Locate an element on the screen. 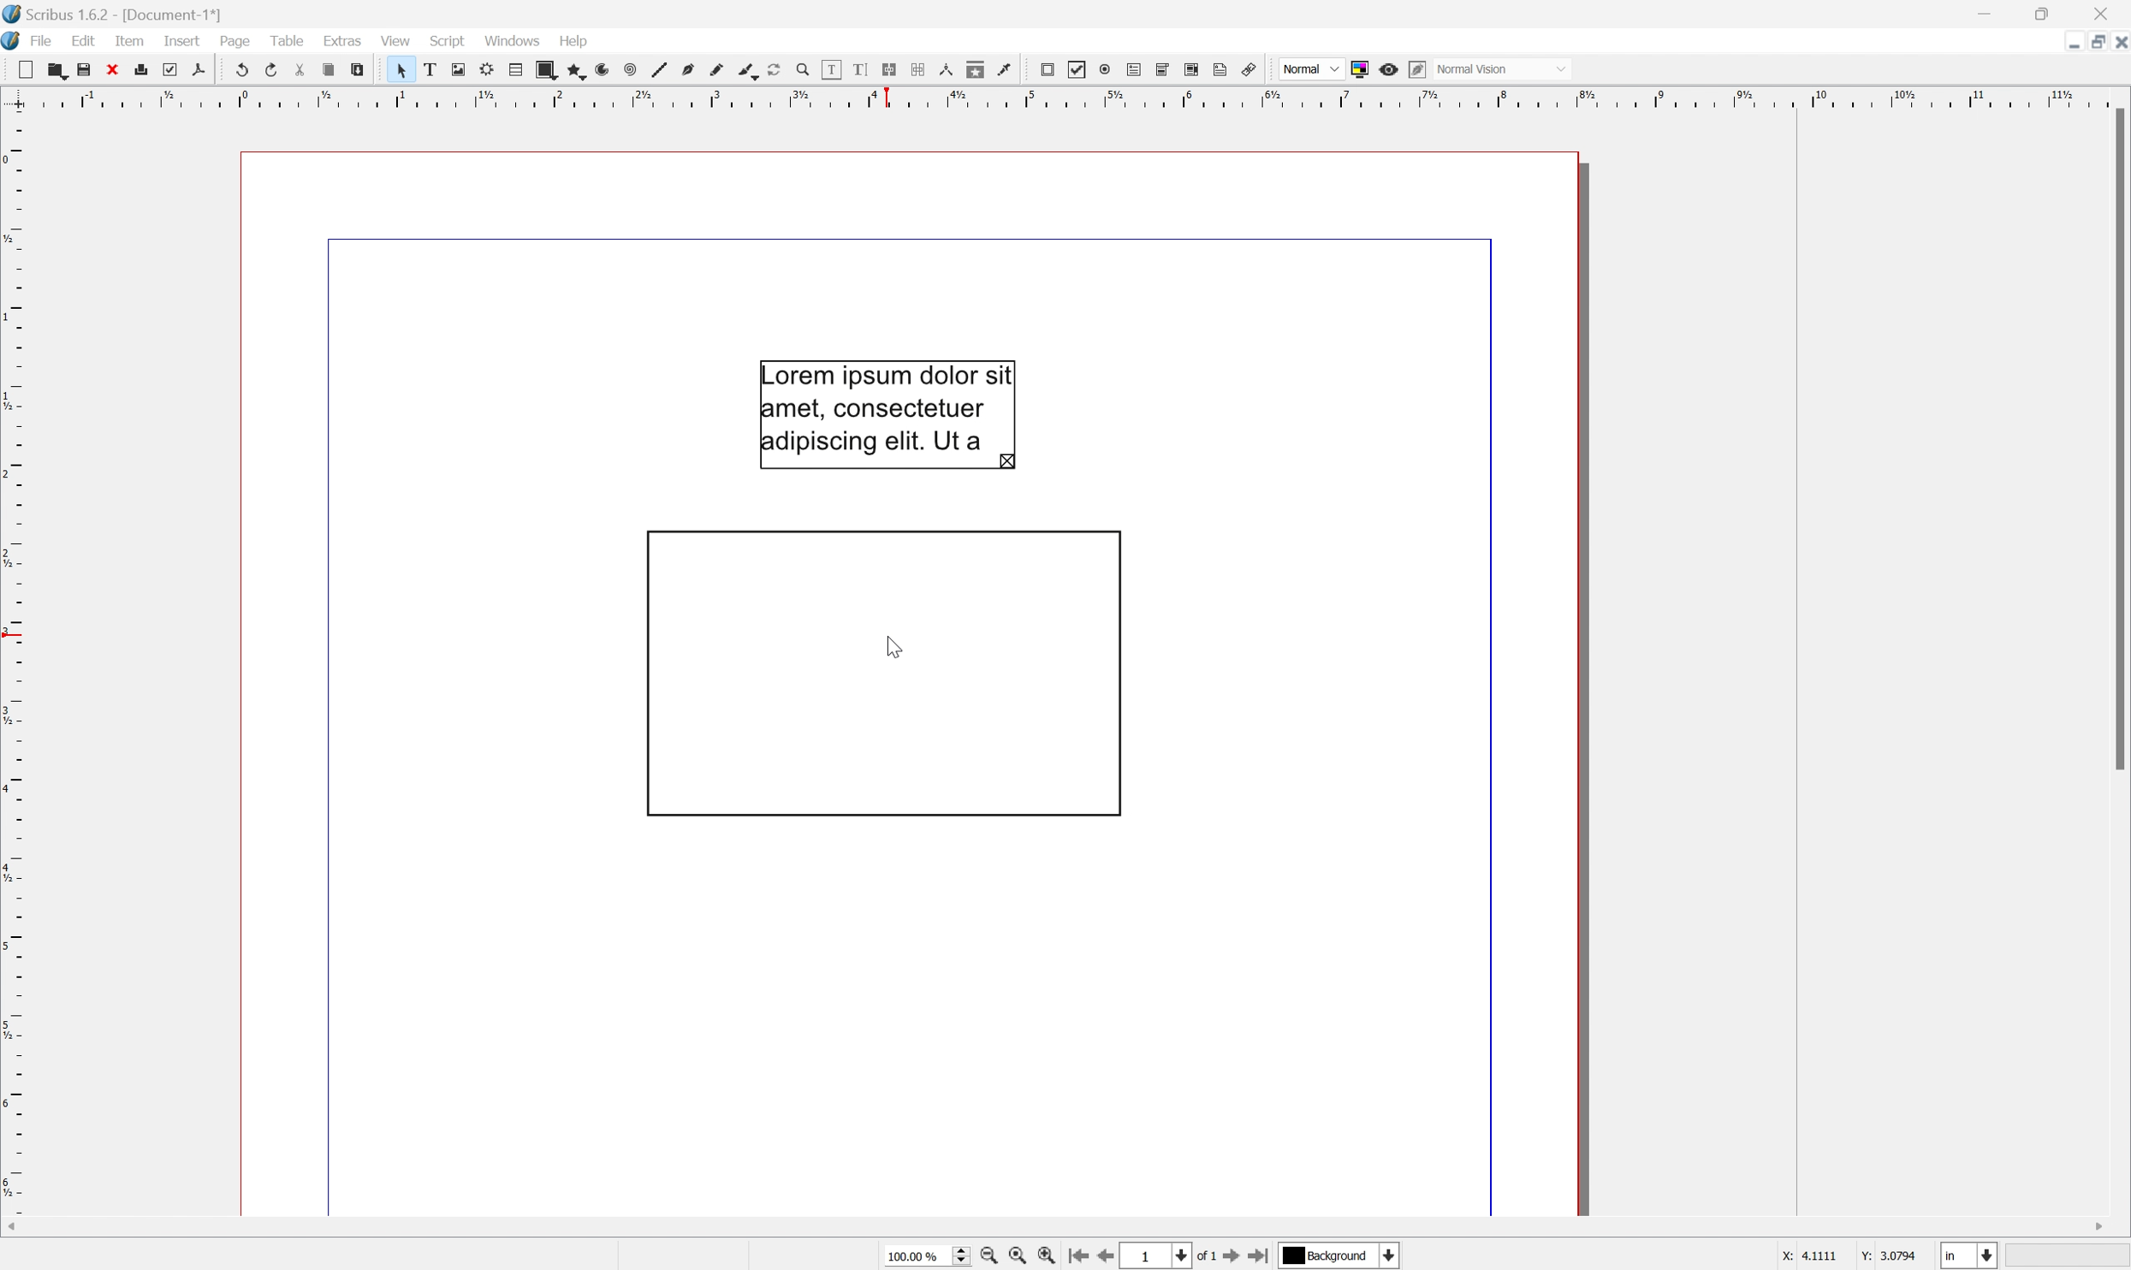  PDF combo box is located at coordinates (1160, 67).